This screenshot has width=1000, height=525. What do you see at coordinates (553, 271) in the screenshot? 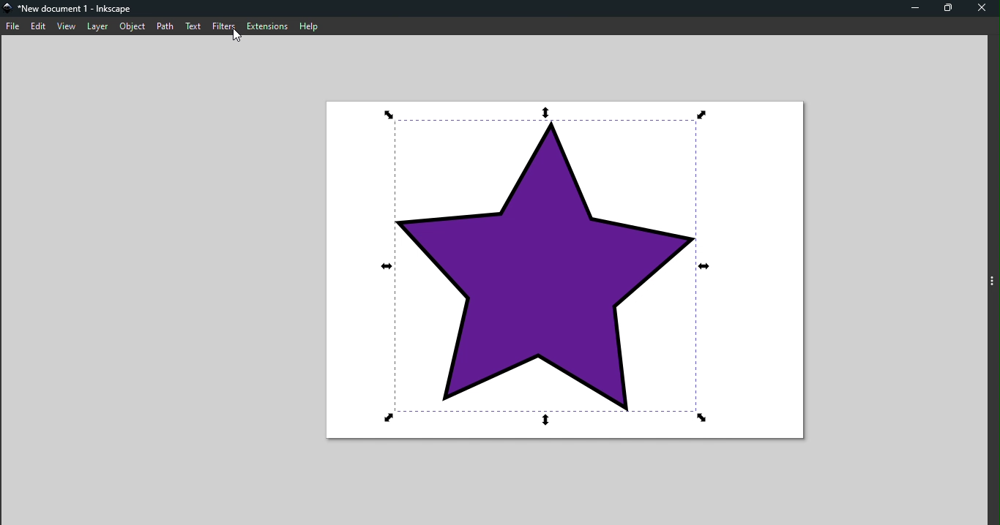
I see `Canvas` at bounding box center [553, 271].